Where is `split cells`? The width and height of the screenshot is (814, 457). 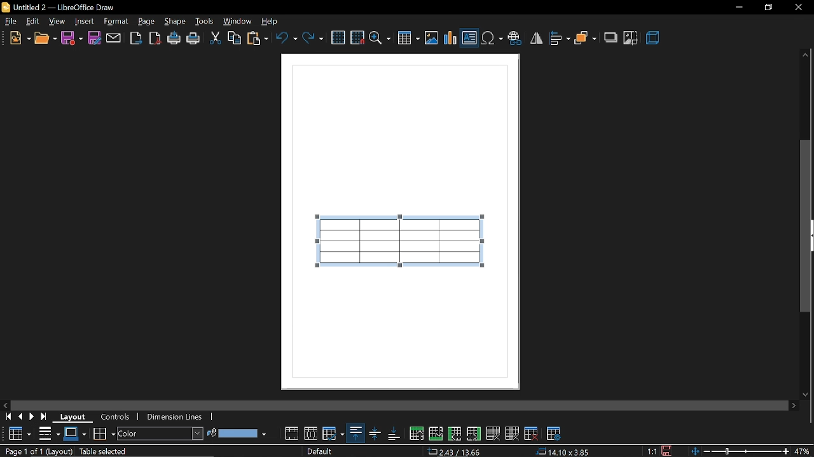 split cells is located at coordinates (312, 434).